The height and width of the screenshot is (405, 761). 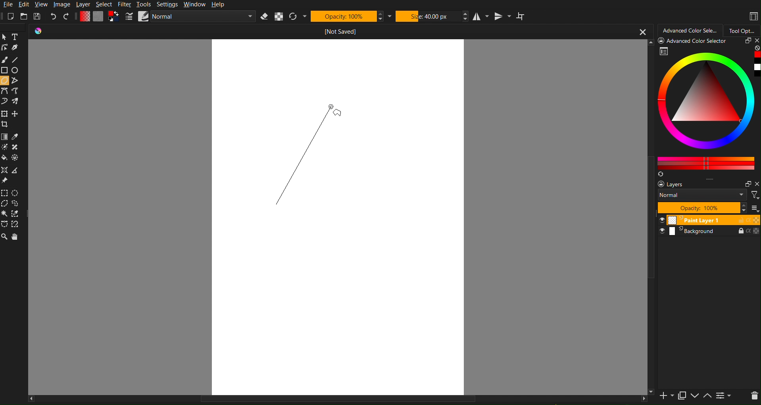 I want to click on sample a color from the image or current layer, so click(x=16, y=137).